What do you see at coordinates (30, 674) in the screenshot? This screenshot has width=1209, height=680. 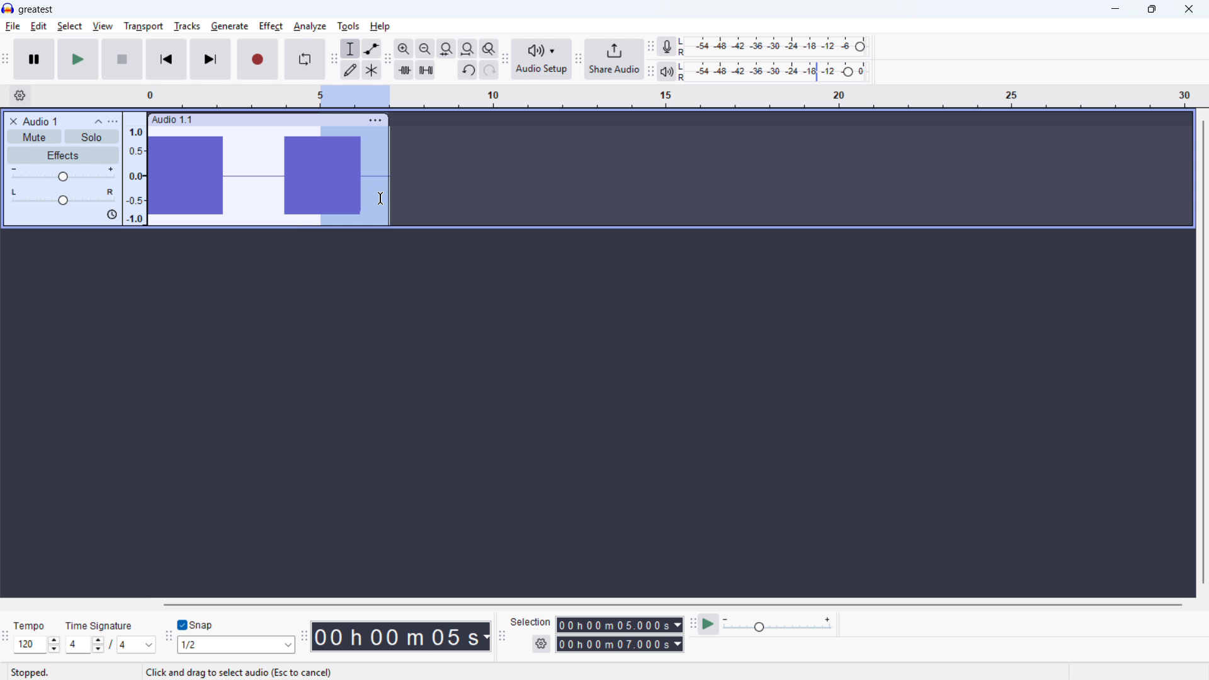 I see `stopped` at bounding box center [30, 674].